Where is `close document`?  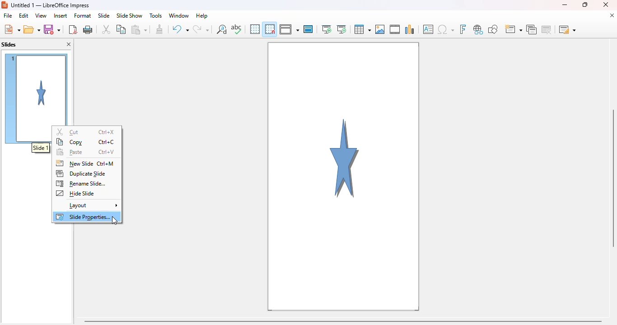 close document is located at coordinates (612, 15).